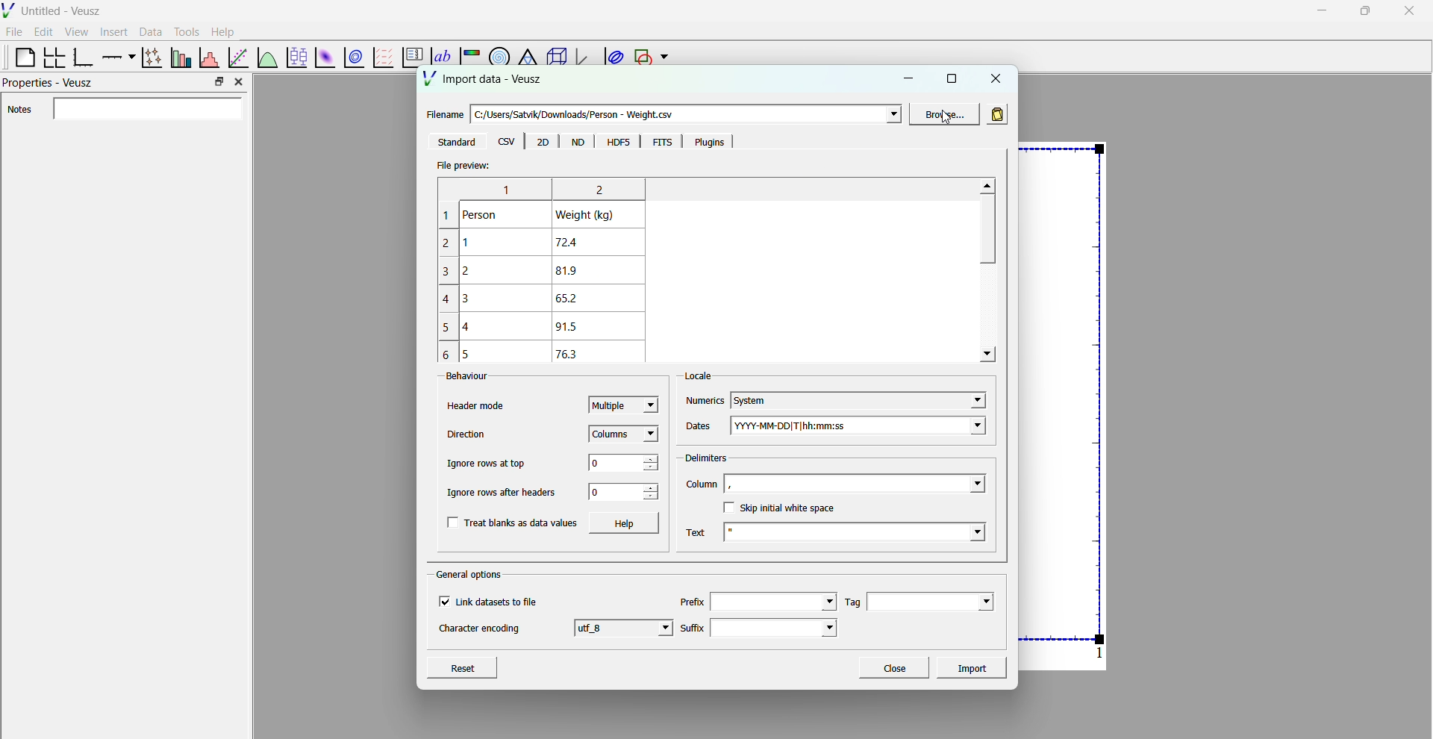 The image size is (1433, 739). I want to click on Prefix, so click(692, 597).